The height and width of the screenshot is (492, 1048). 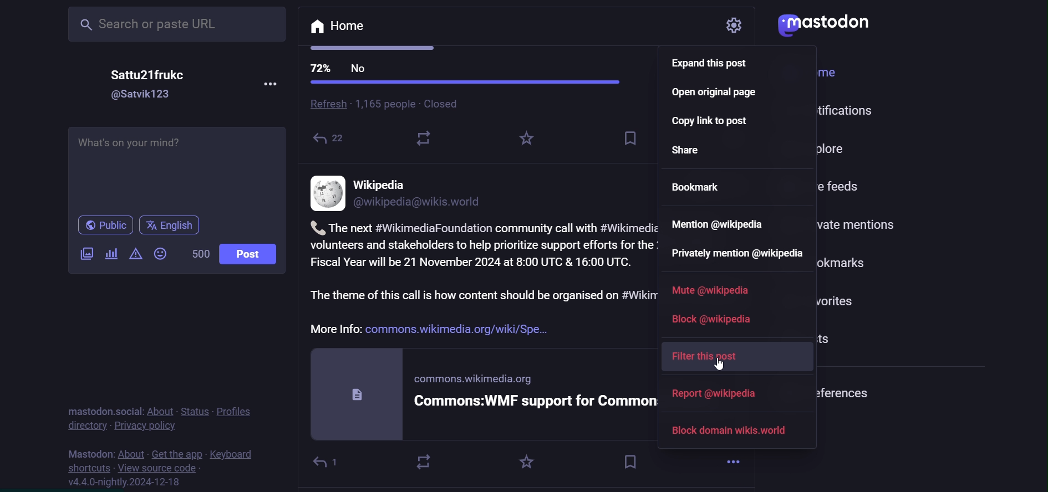 What do you see at coordinates (719, 394) in the screenshot?
I see `report ` at bounding box center [719, 394].